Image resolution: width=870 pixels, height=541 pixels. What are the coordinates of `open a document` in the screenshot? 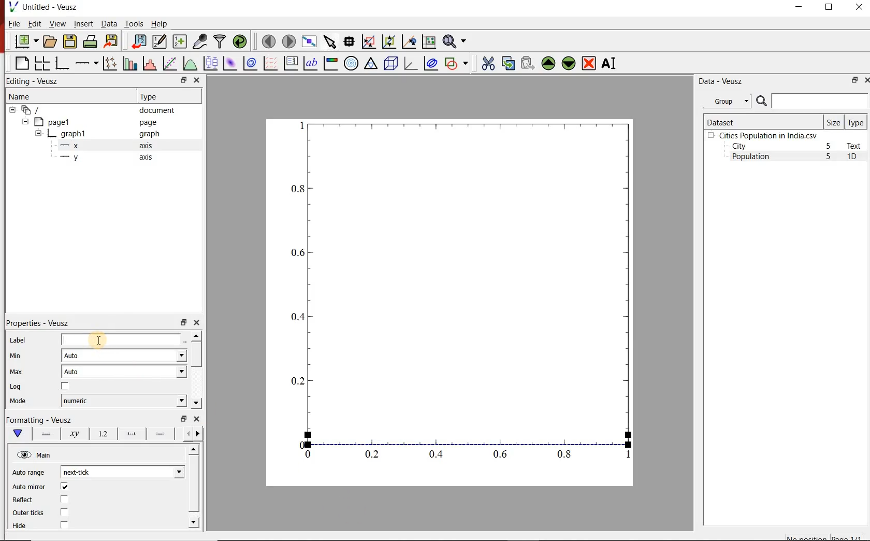 It's located at (49, 41).